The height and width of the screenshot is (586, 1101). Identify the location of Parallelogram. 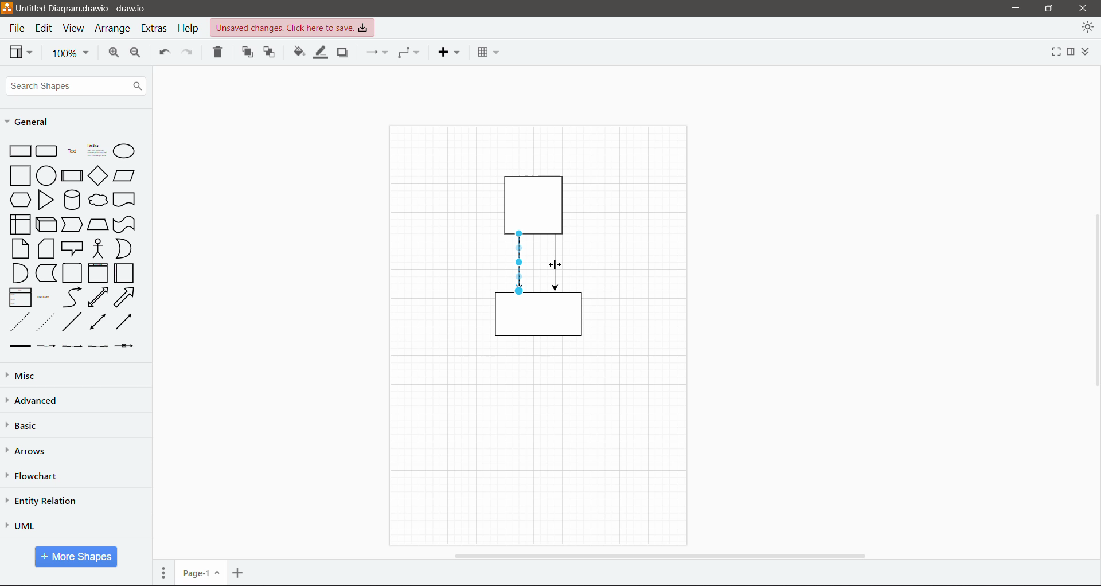
(124, 175).